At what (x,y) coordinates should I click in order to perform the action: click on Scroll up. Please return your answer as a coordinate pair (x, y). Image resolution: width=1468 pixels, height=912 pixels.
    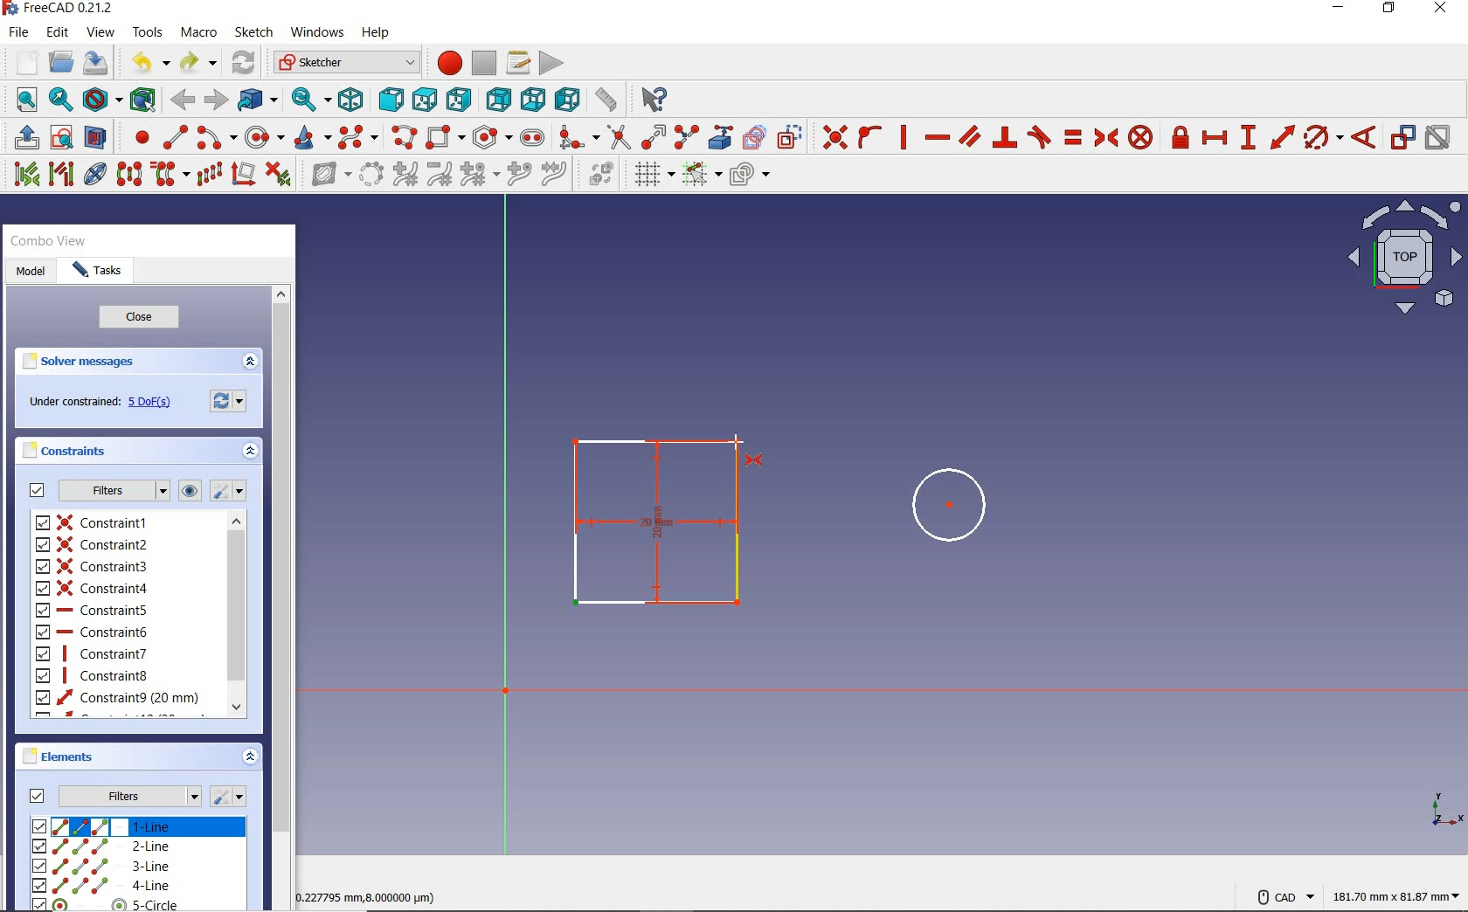
    Looking at the image, I should click on (282, 295).